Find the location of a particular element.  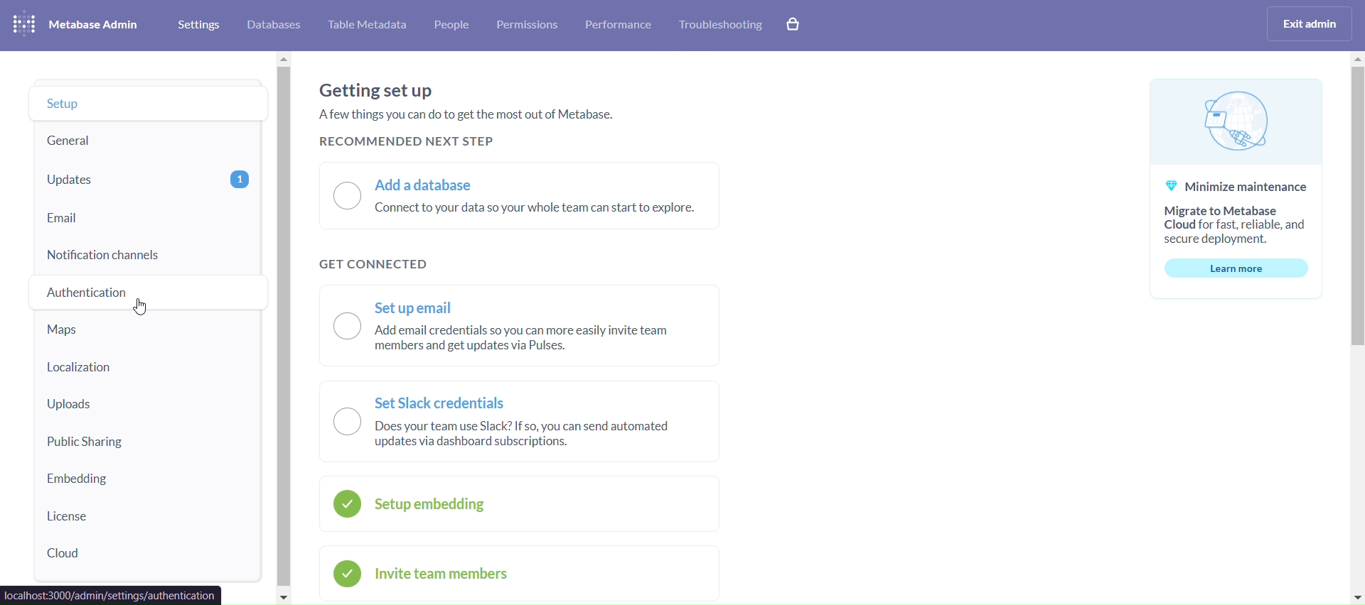

permissions is located at coordinates (527, 26).